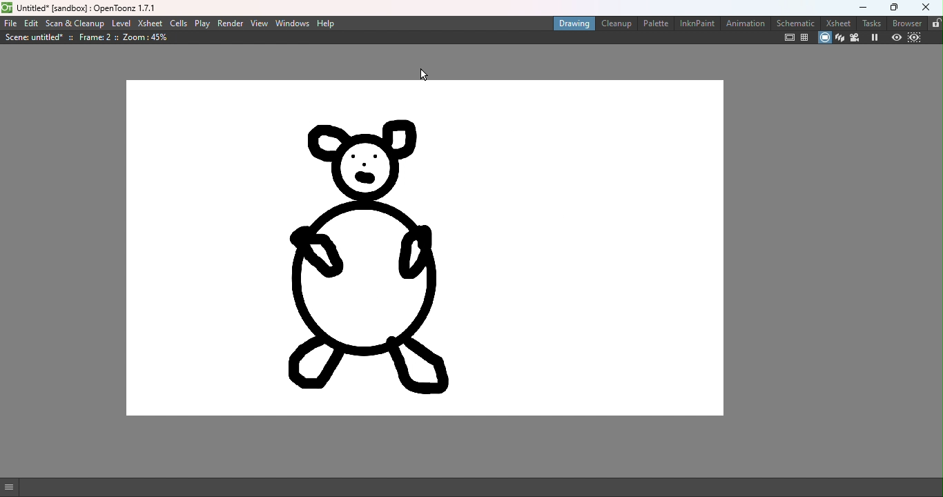  Describe the element at coordinates (904, 23) in the screenshot. I see `browser` at that location.